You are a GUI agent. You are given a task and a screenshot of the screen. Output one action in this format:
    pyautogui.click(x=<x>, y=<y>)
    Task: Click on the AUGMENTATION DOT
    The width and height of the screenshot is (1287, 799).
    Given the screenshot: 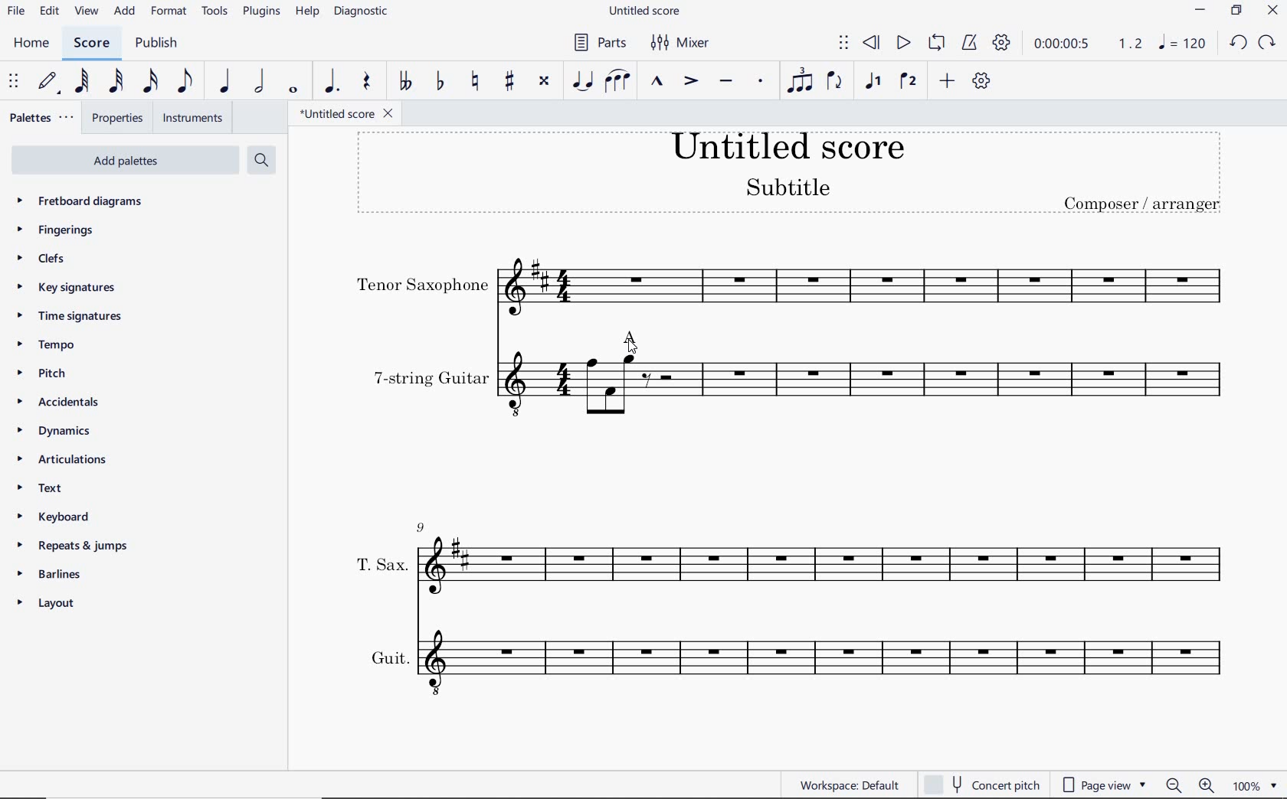 What is the action you would take?
    pyautogui.click(x=332, y=82)
    